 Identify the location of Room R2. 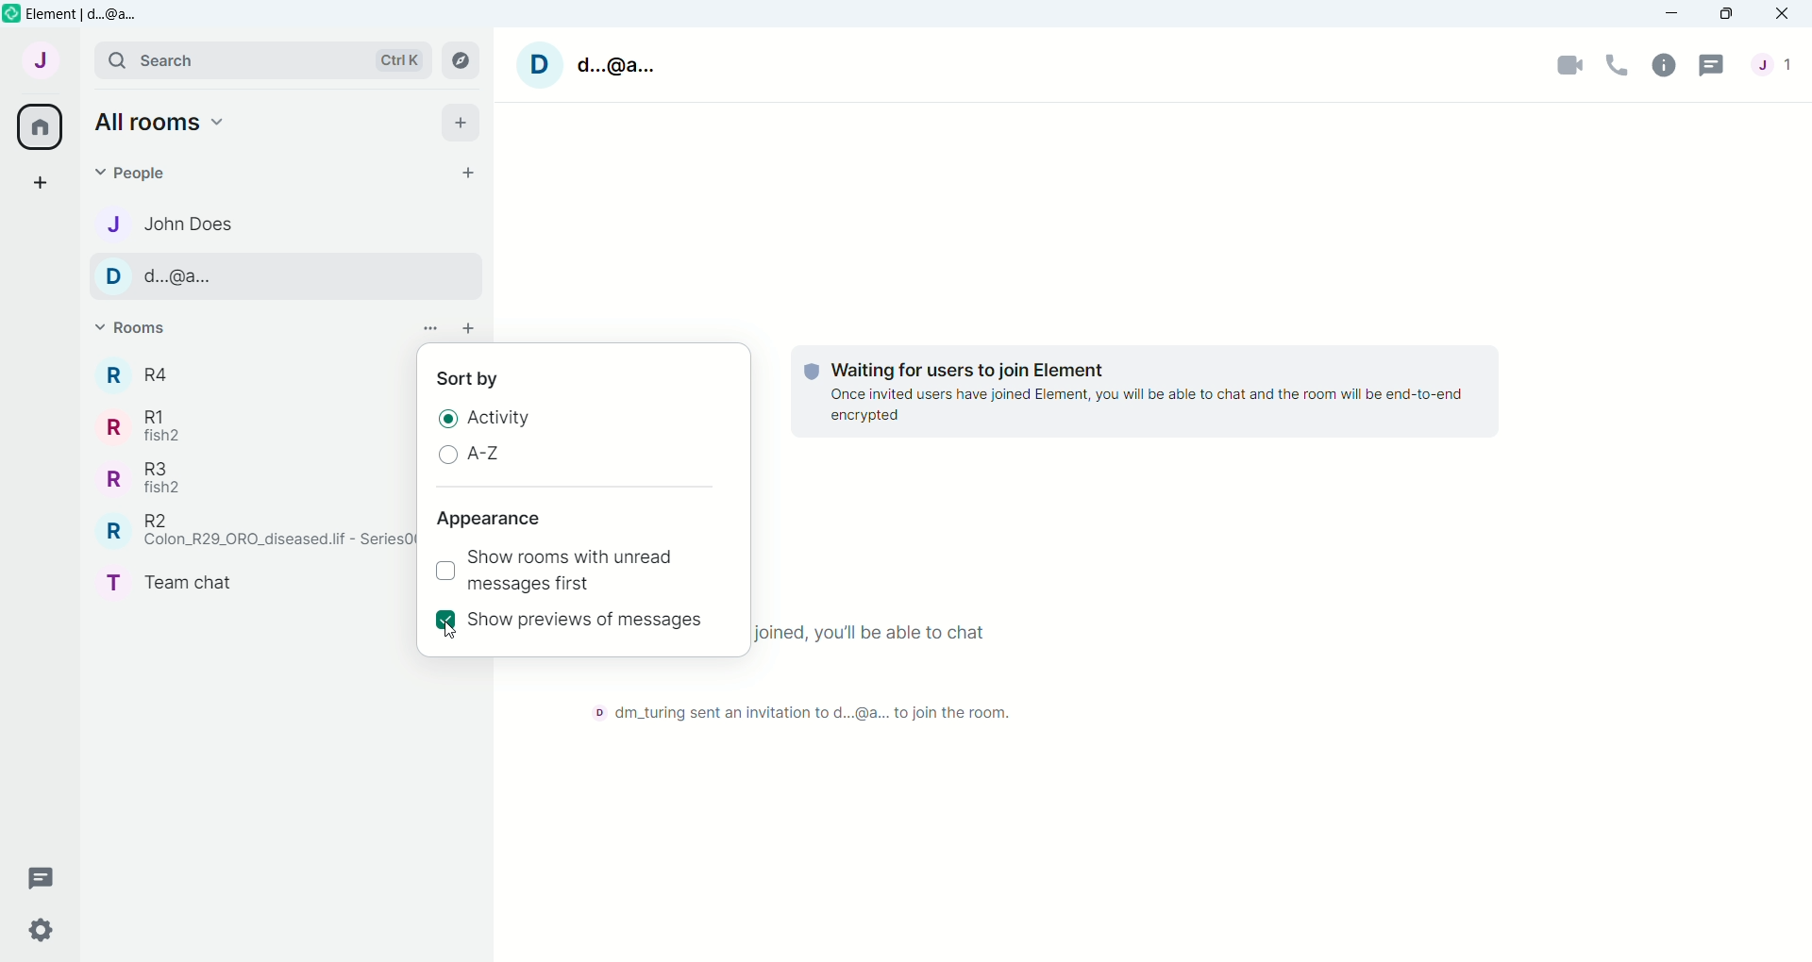
(248, 532).